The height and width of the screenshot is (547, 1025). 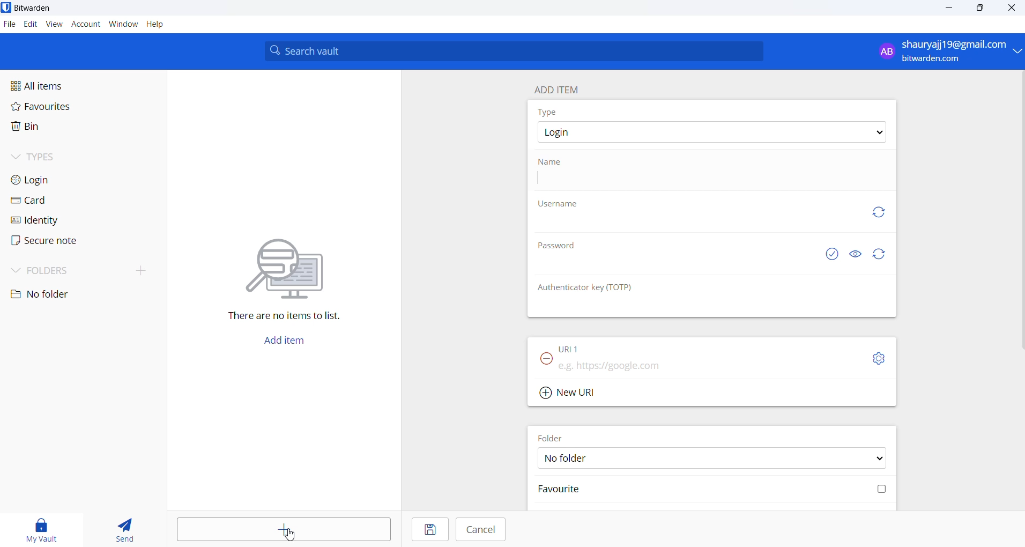 What do you see at coordinates (277, 317) in the screenshot?
I see `sentence mentioning that there are no items in vault l` at bounding box center [277, 317].